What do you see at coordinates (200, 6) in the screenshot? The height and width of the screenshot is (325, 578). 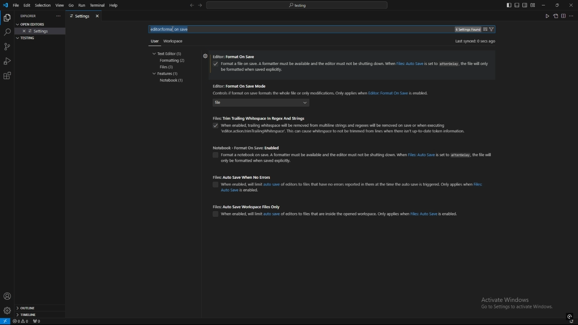 I see `forward` at bounding box center [200, 6].